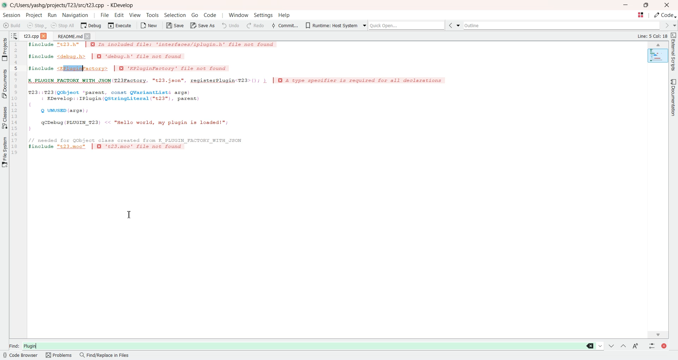 This screenshot has width=678, height=360. Describe the element at coordinates (195, 15) in the screenshot. I see `go` at that location.